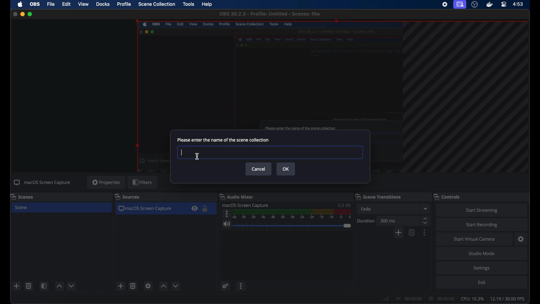 Image resolution: width=540 pixels, height=304 pixels. What do you see at coordinates (489, 5) in the screenshot?
I see `docker` at bounding box center [489, 5].